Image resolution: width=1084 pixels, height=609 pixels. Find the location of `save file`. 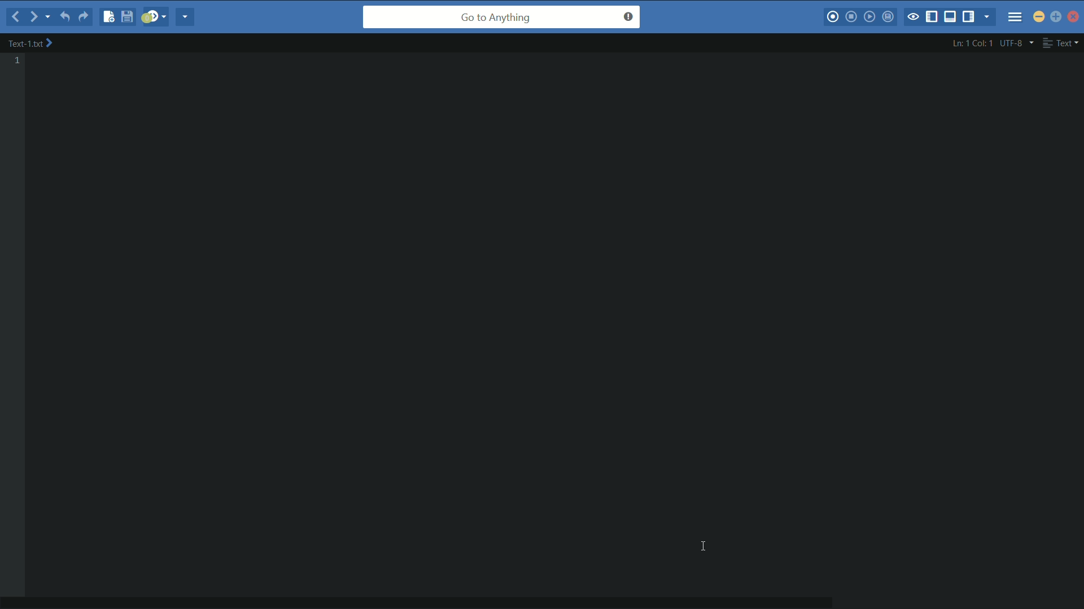

save file is located at coordinates (127, 15).